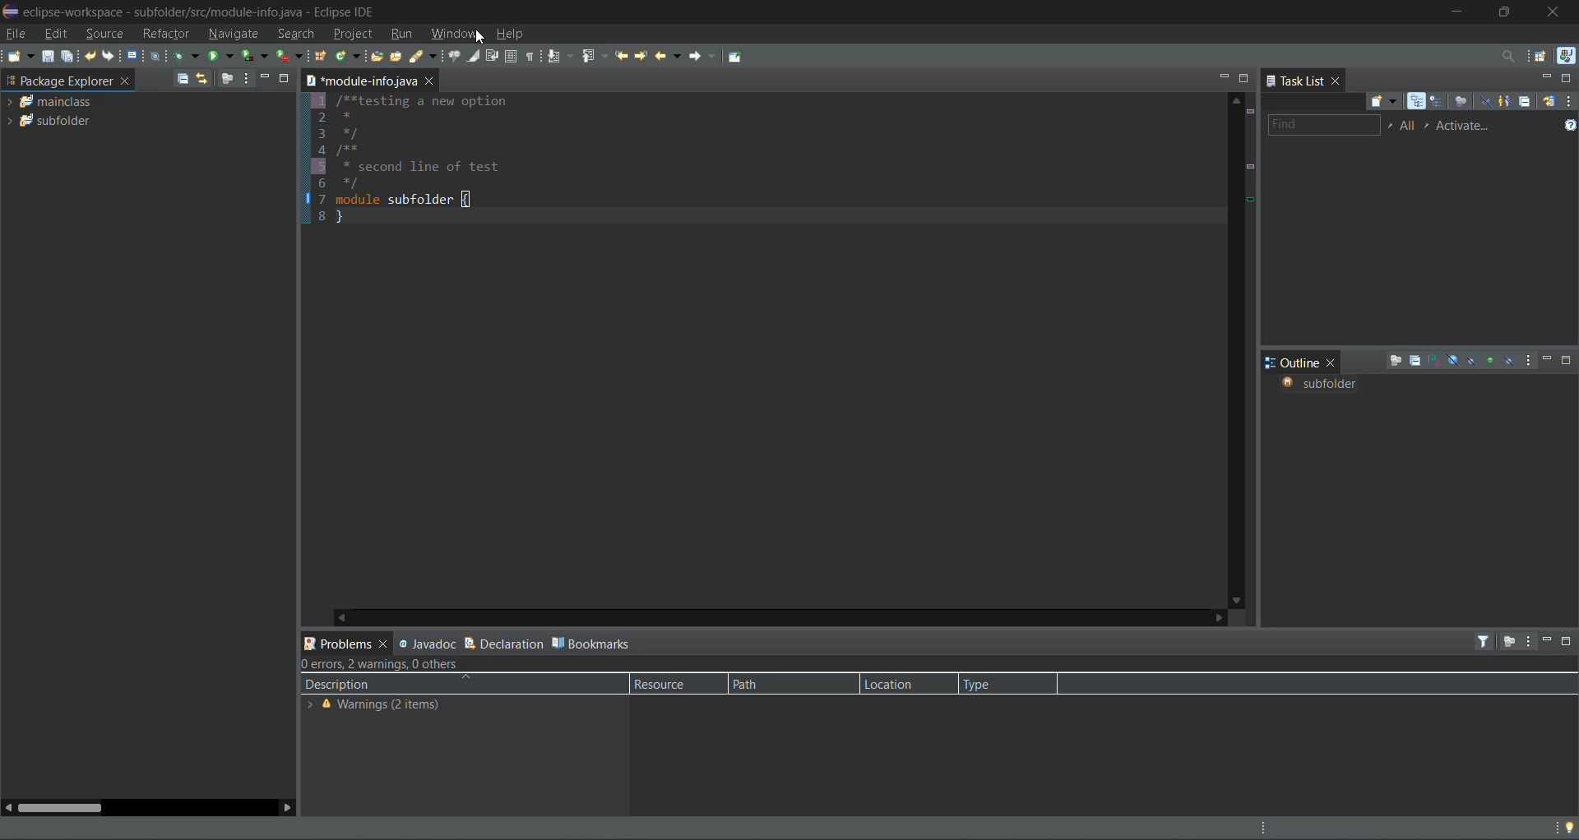  What do you see at coordinates (1391, 126) in the screenshot?
I see `select working set` at bounding box center [1391, 126].